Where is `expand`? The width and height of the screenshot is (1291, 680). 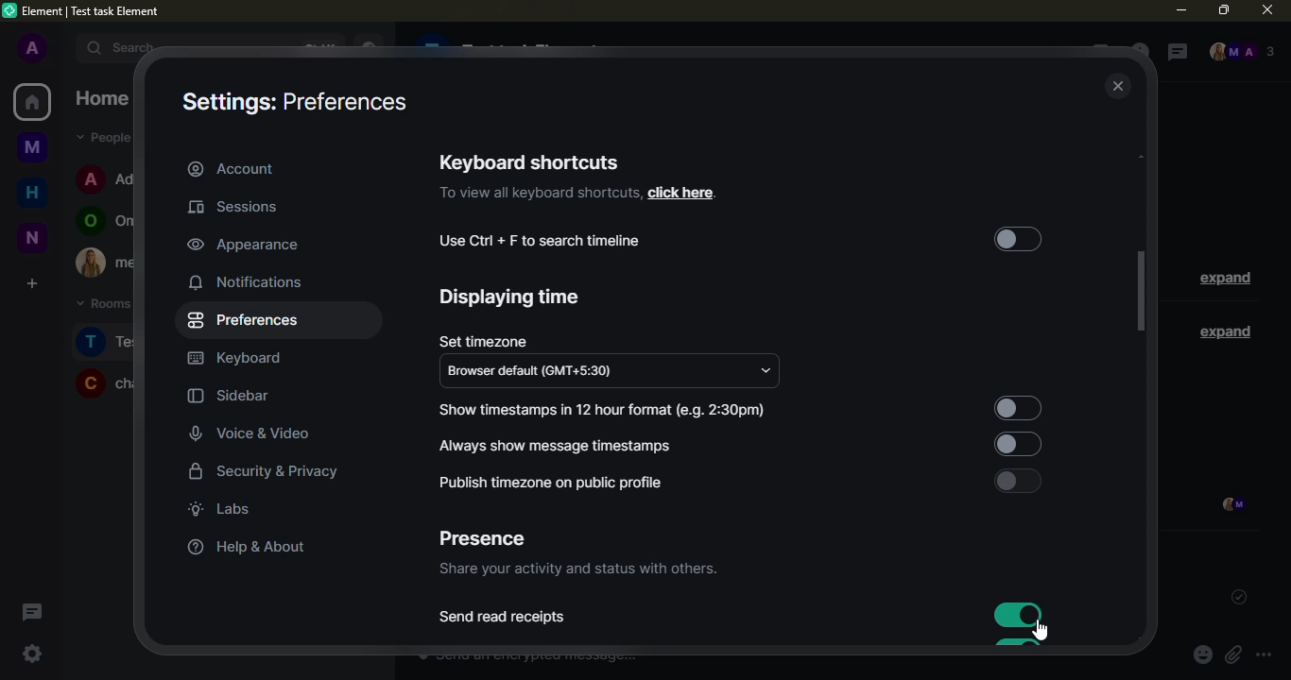
expand is located at coordinates (1225, 280).